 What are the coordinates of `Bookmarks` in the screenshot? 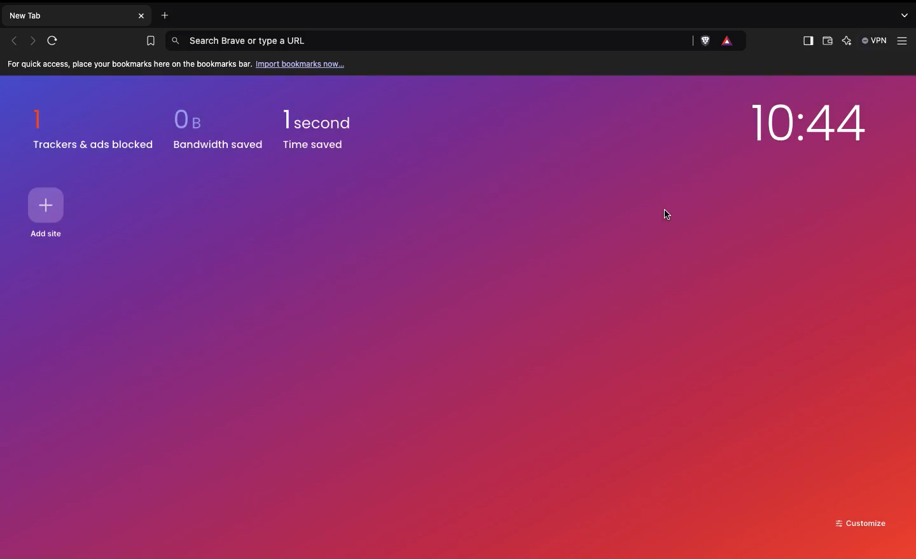 It's located at (148, 41).